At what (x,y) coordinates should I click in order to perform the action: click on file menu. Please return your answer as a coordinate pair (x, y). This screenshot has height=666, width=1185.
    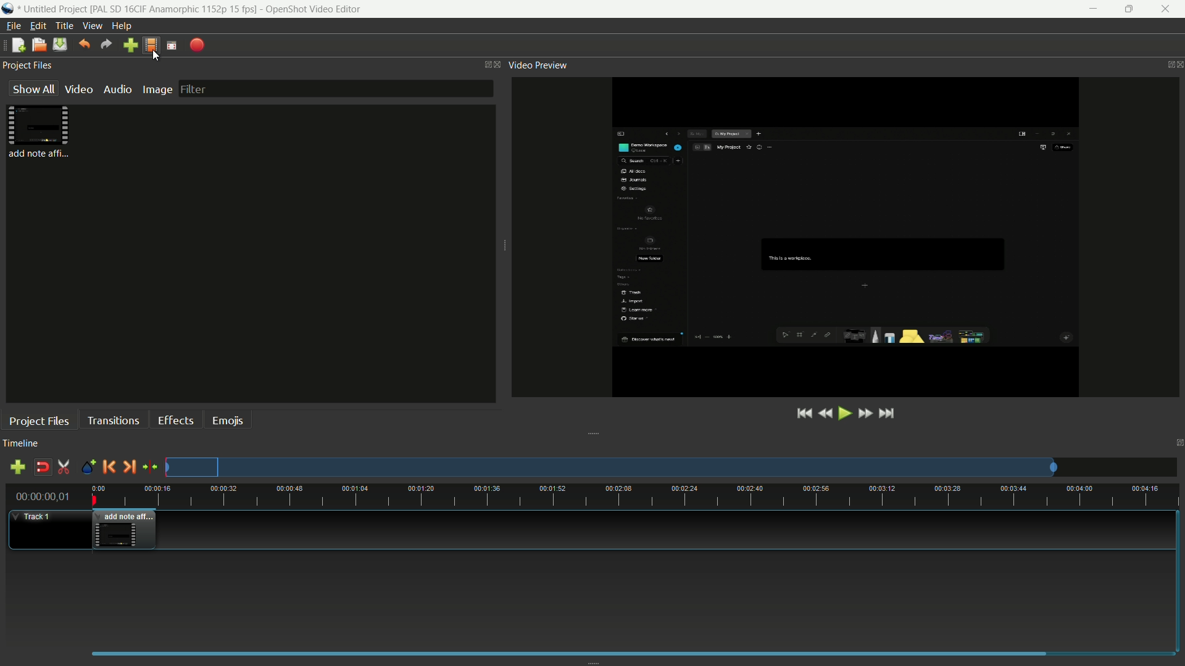
    Looking at the image, I should click on (11, 27).